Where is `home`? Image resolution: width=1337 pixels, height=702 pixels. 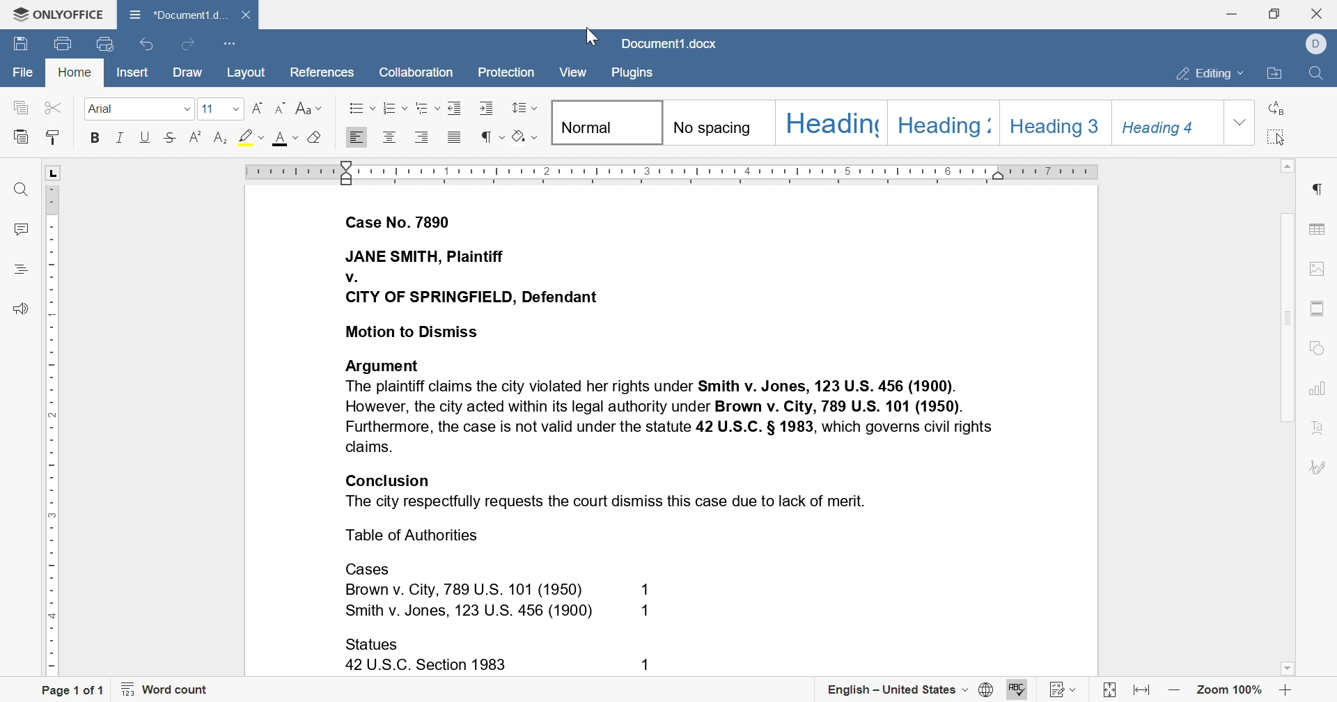 home is located at coordinates (74, 73).